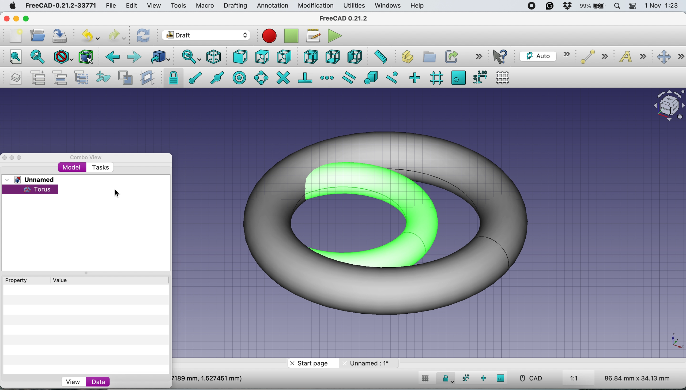 This screenshot has width=686, height=390. I want to click on go to linked object, so click(160, 57).